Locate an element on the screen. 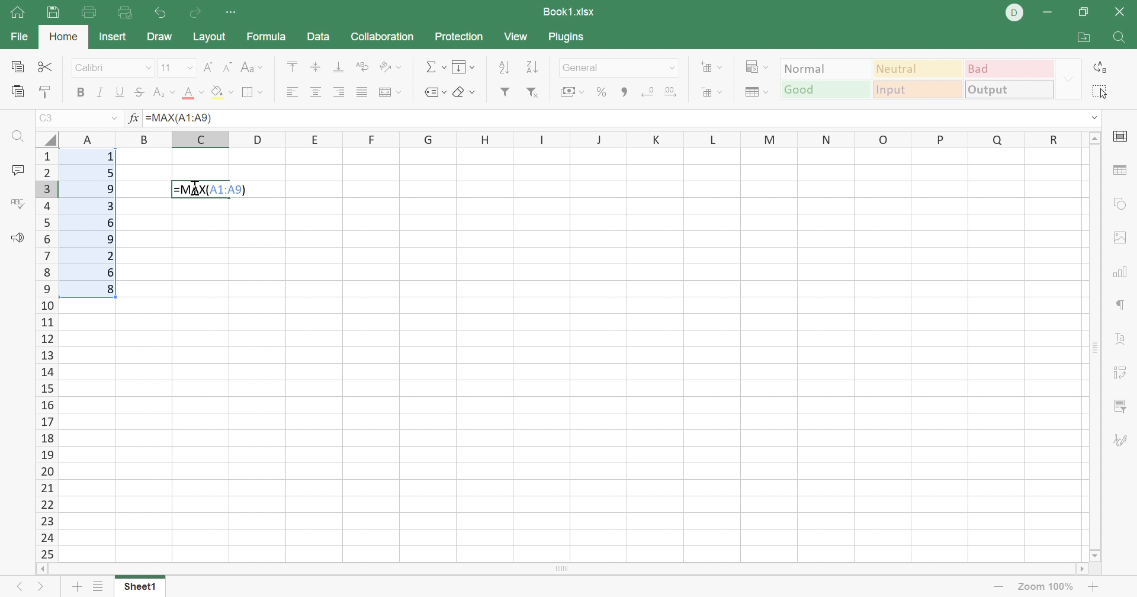 The image size is (1137, 597). Descending order is located at coordinates (534, 68).